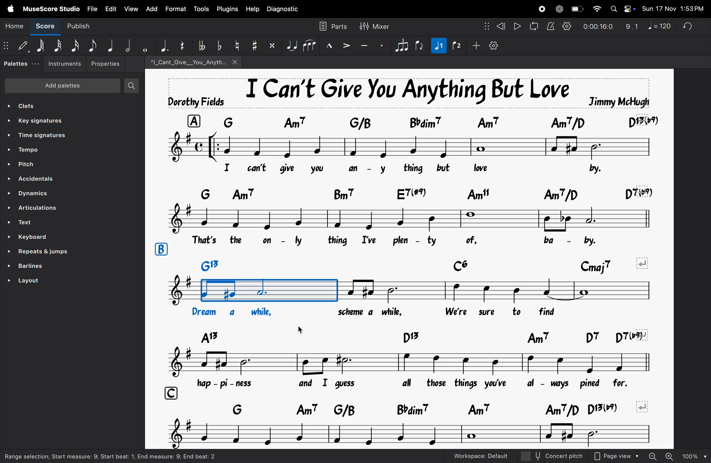 The height and width of the screenshot is (463, 711). I want to click on metronome, so click(549, 25).